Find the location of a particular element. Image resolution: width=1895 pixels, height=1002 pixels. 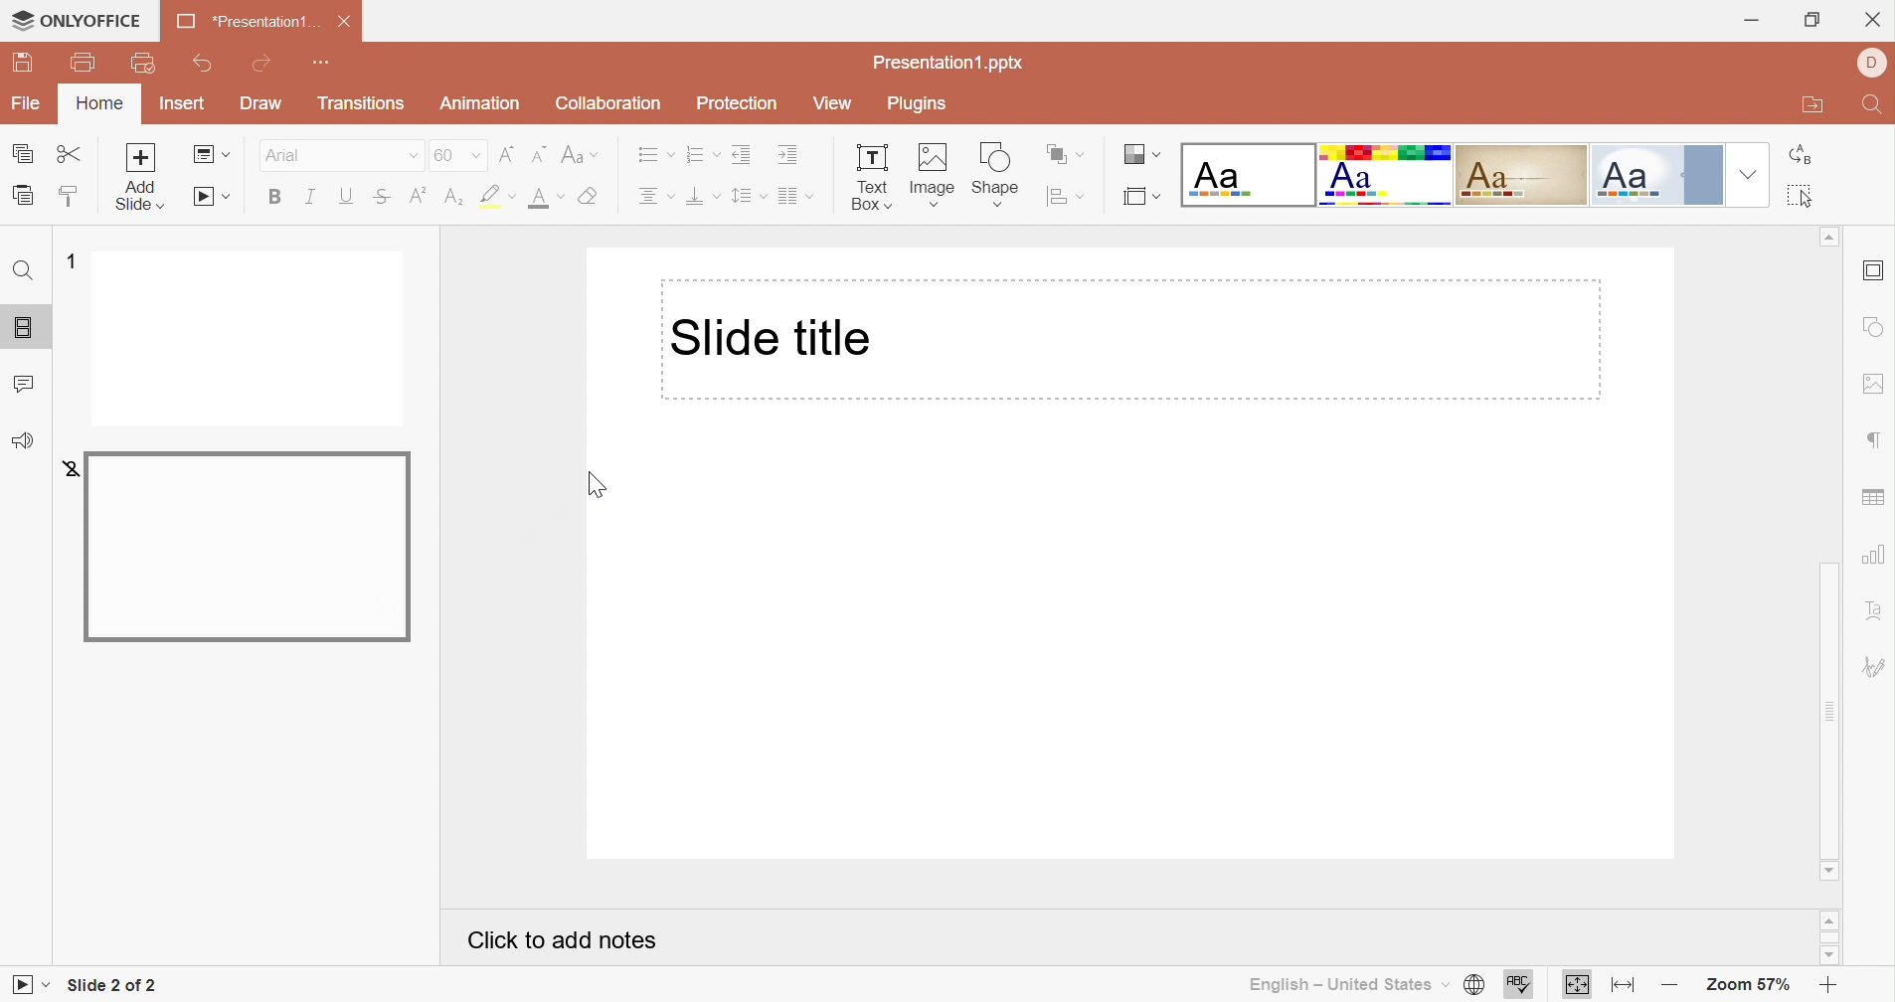

Slide title is located at coordinates (773, 336).